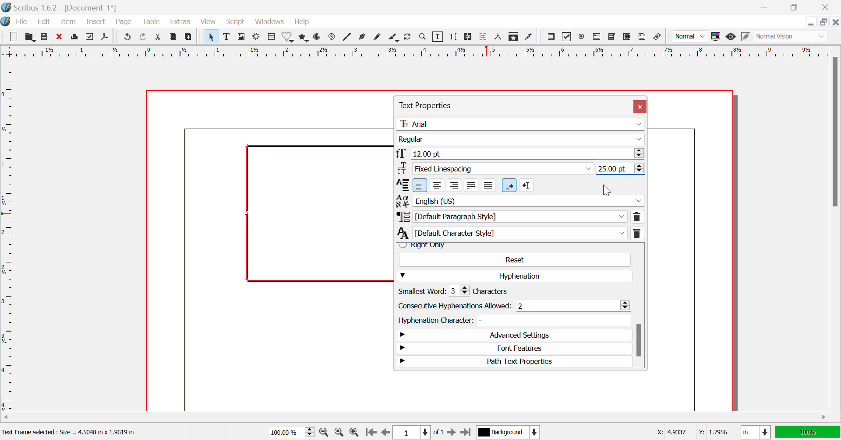 This screenshot has width=841, height=440. Describe the element at coordinates (321, 213) in the screenshot. I see `textbox` at that location.